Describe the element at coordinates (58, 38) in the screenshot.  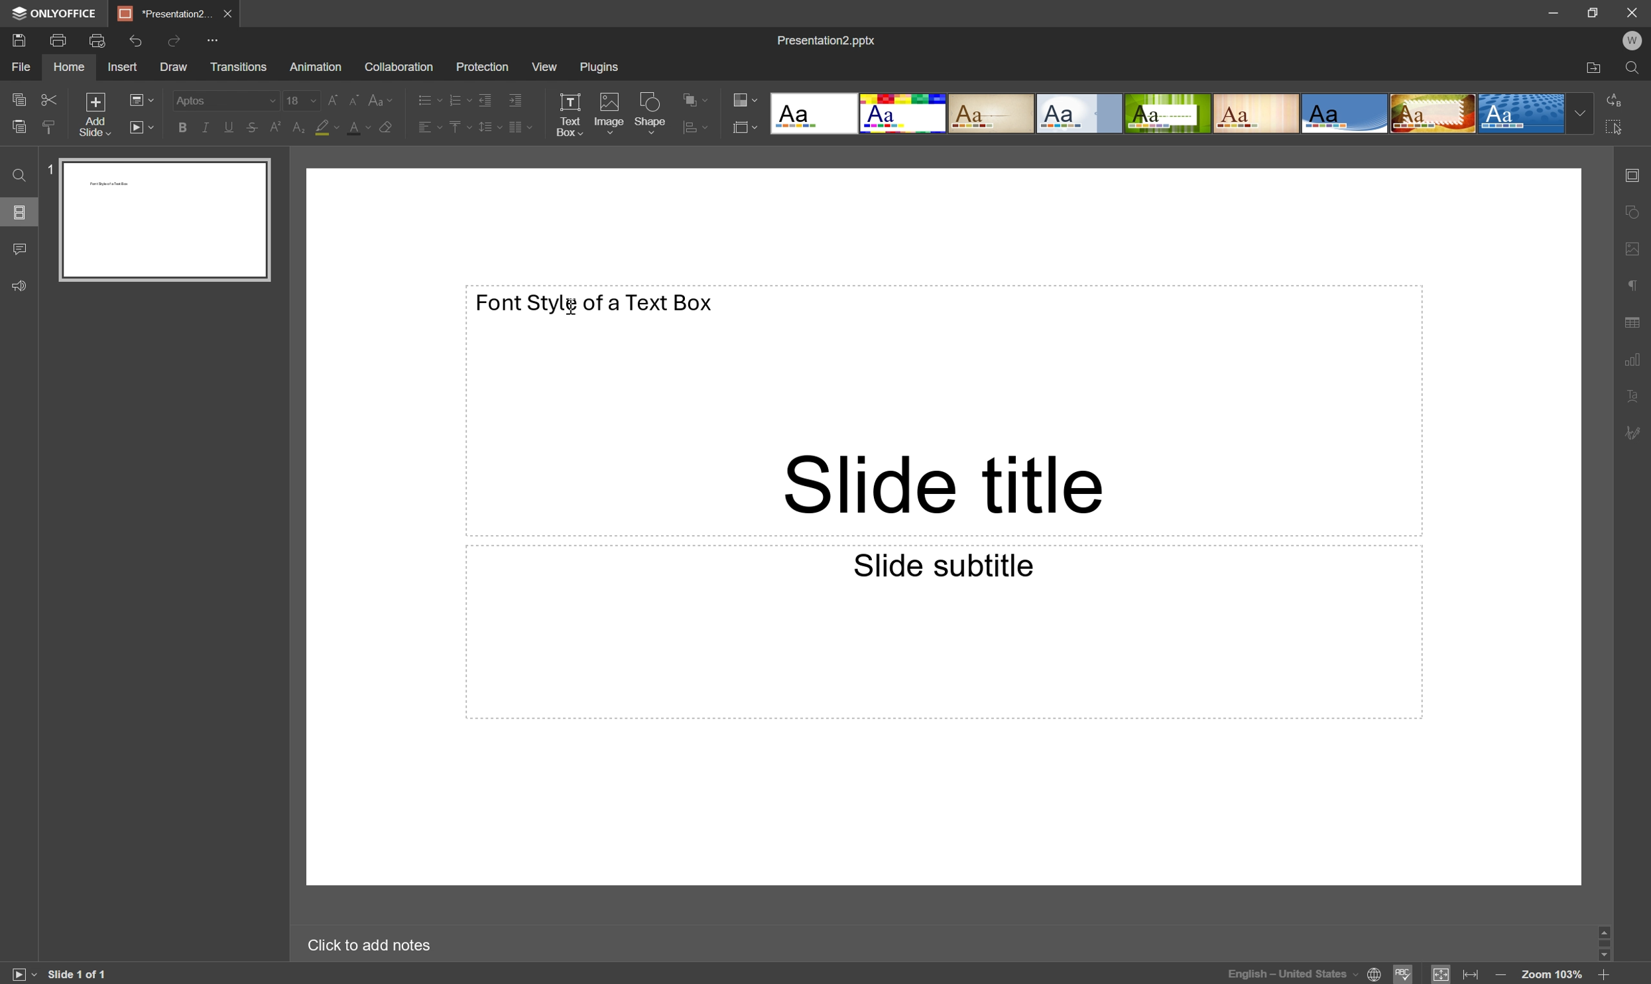
I see `Print file` at that location.